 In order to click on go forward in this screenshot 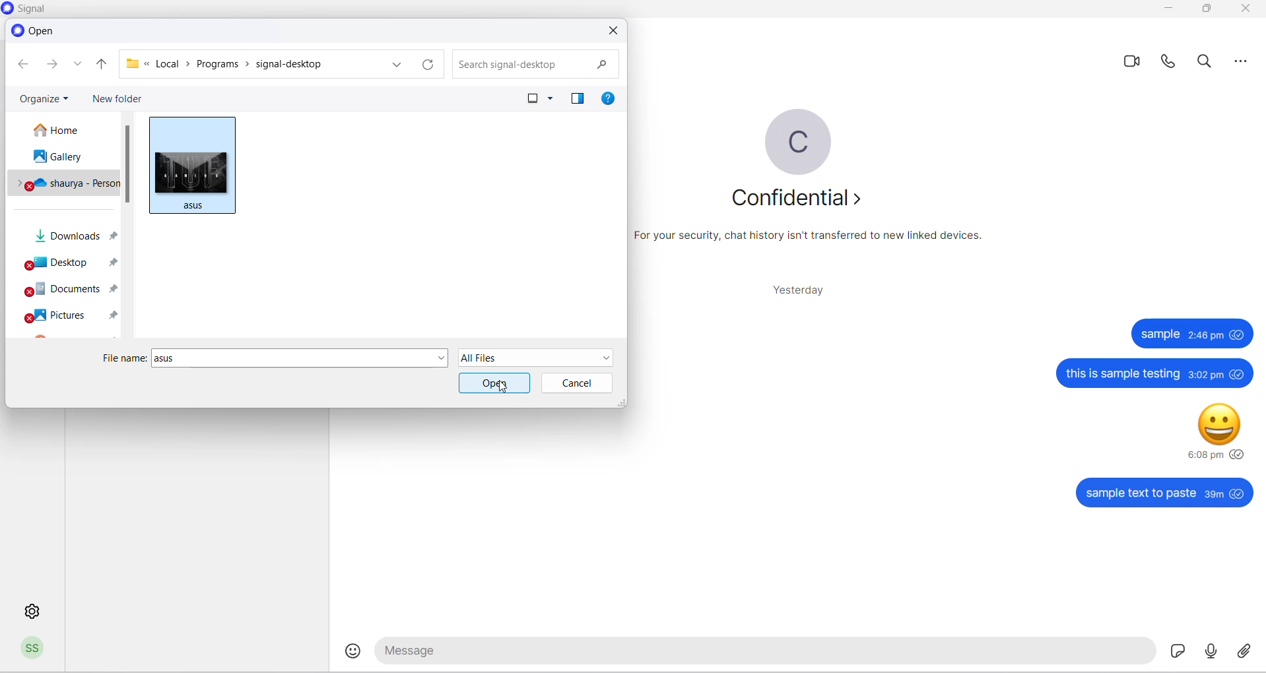, I will do `click(51, 67)`.